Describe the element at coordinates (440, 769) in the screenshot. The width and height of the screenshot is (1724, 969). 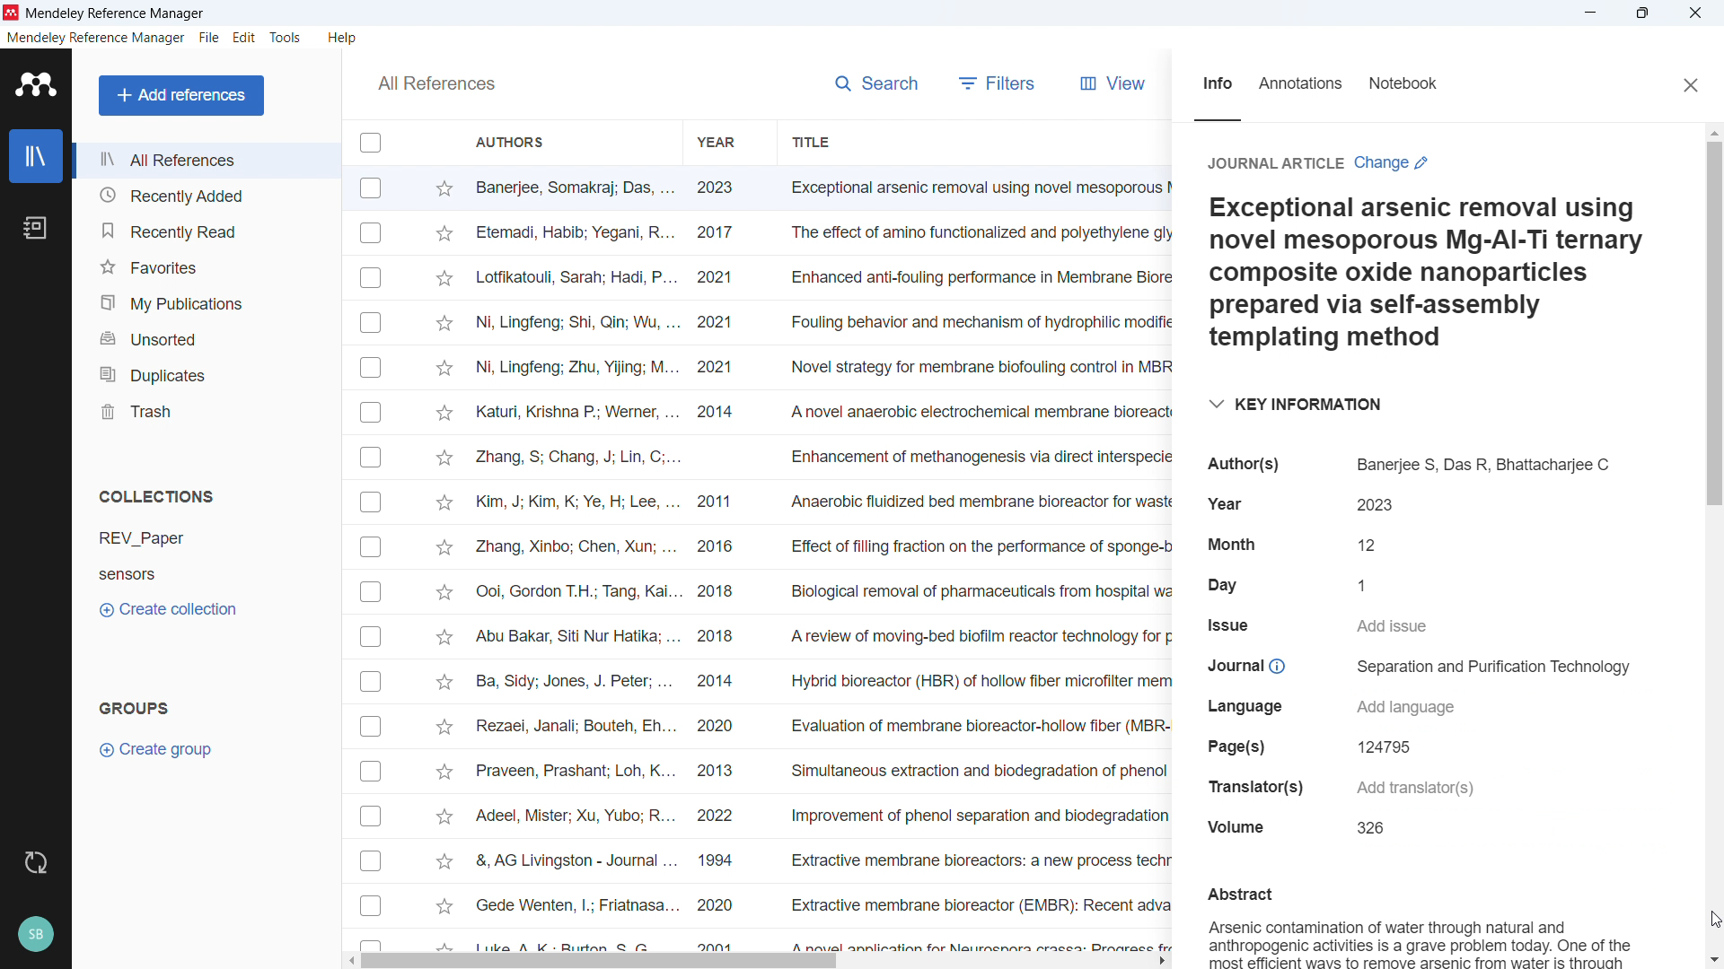
I see `click to starmark individuals entries` at that location.